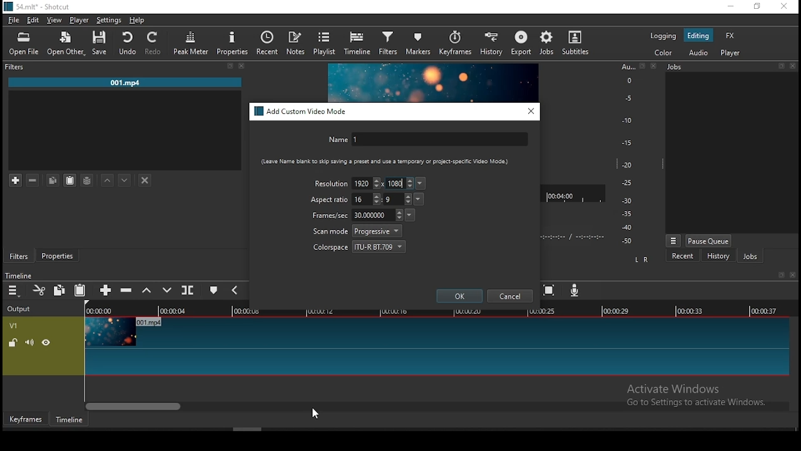 Image resolution: width=801 pixels, height=451 pixels. Describe the element at coordinates (360, 246) in the screenshot. I see `colorspace` at that location.